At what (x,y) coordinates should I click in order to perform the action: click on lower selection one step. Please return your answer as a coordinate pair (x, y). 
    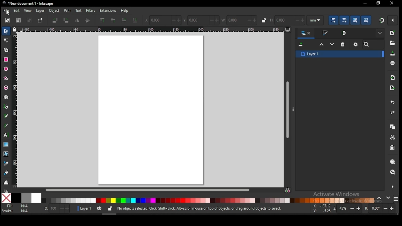
    Looking at the image, I should click on (332, 44).